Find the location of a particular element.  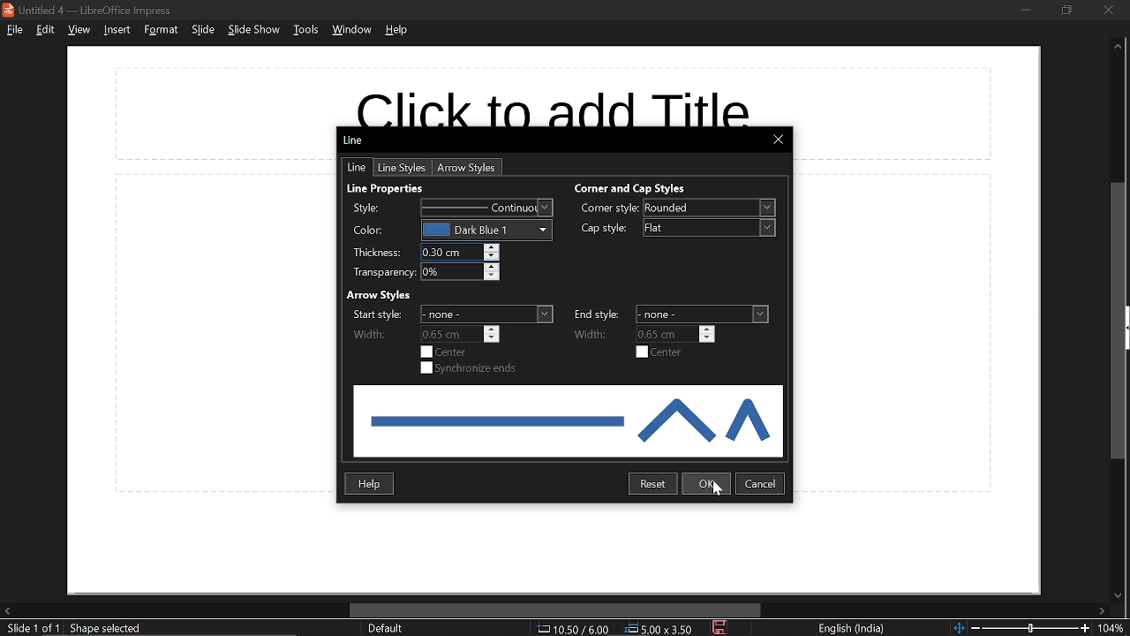

slide show is located at coordinates (252, 30).